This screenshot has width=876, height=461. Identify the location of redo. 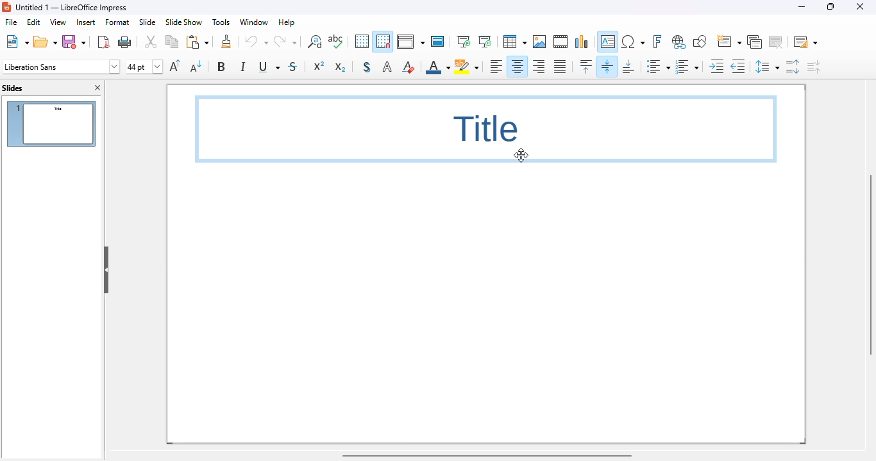
(285, 41).